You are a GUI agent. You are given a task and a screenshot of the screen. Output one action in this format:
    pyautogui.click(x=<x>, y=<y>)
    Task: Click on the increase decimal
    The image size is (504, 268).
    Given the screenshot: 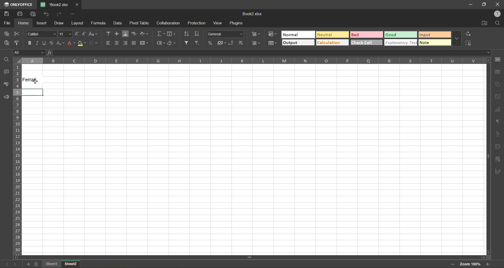 What is the action you would take?
    pyautogui.click(x=242, y=43)
    